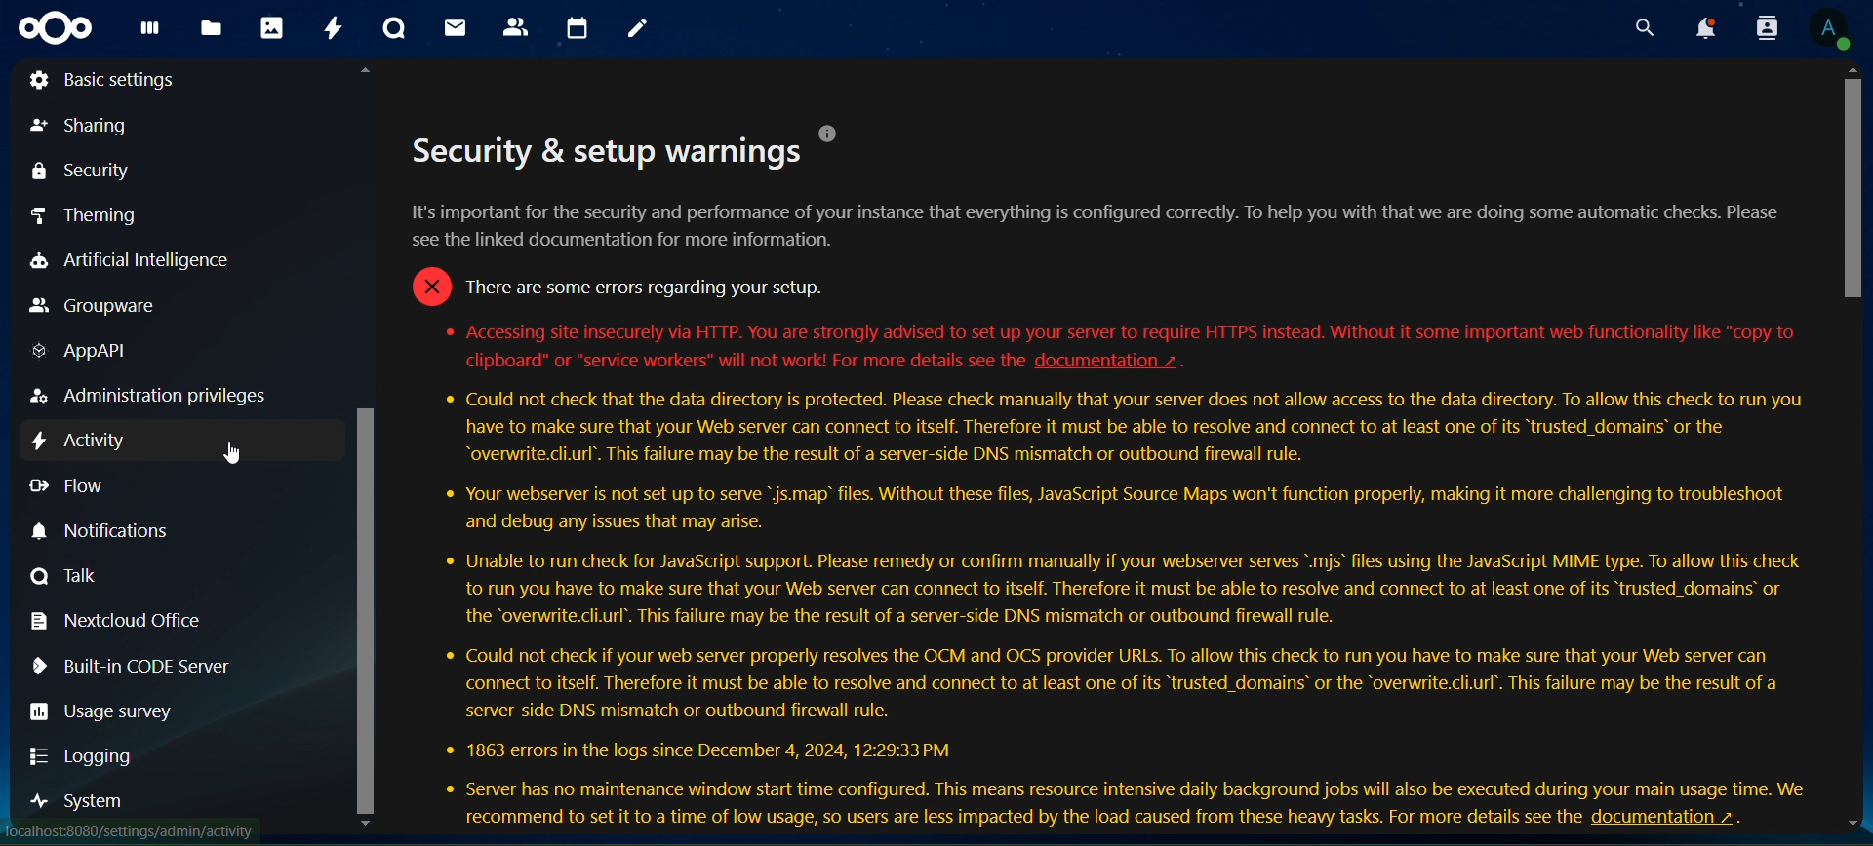 The image size is (1873, 846). I want to click on theming, so click(86, 215).